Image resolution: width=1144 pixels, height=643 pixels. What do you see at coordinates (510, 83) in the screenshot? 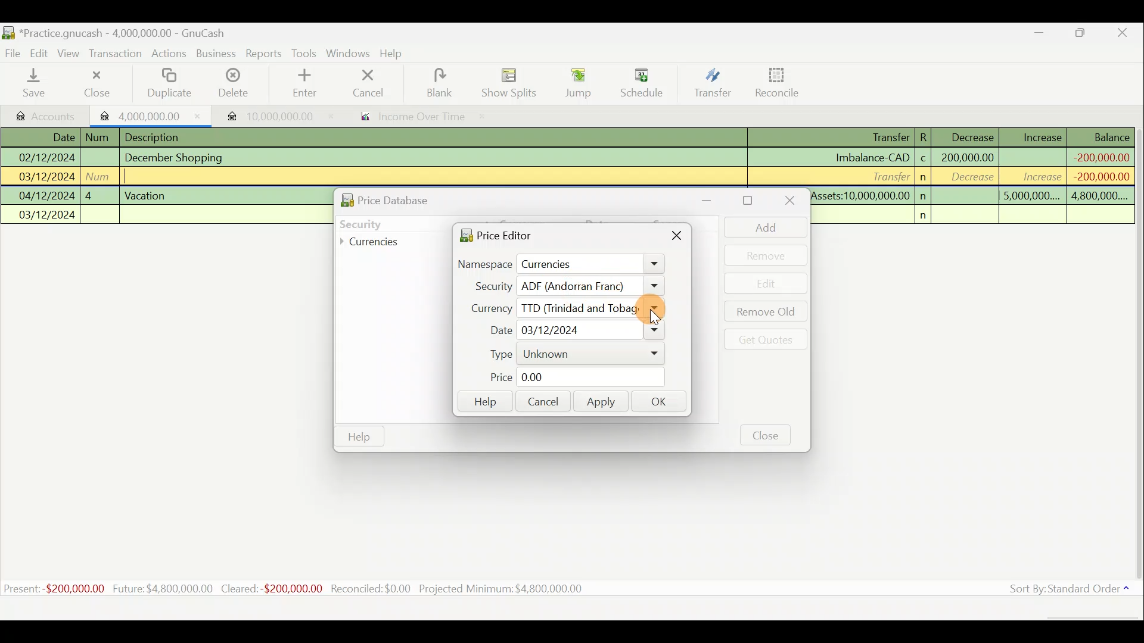
I see `Show splits` at bounding box center [510, 83].